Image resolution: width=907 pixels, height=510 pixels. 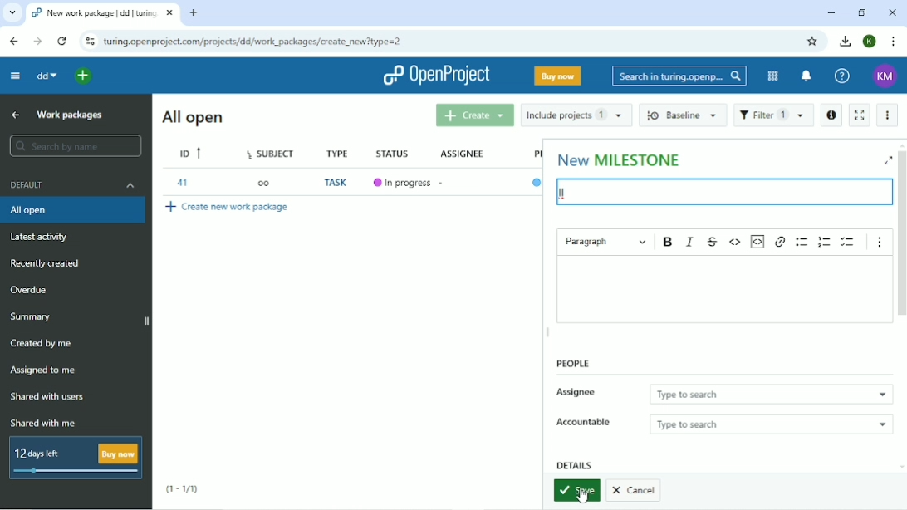 What do you see at coordinates (772, 76) in the screenshot?
I see `Modules` at bounding box center [772, 76].